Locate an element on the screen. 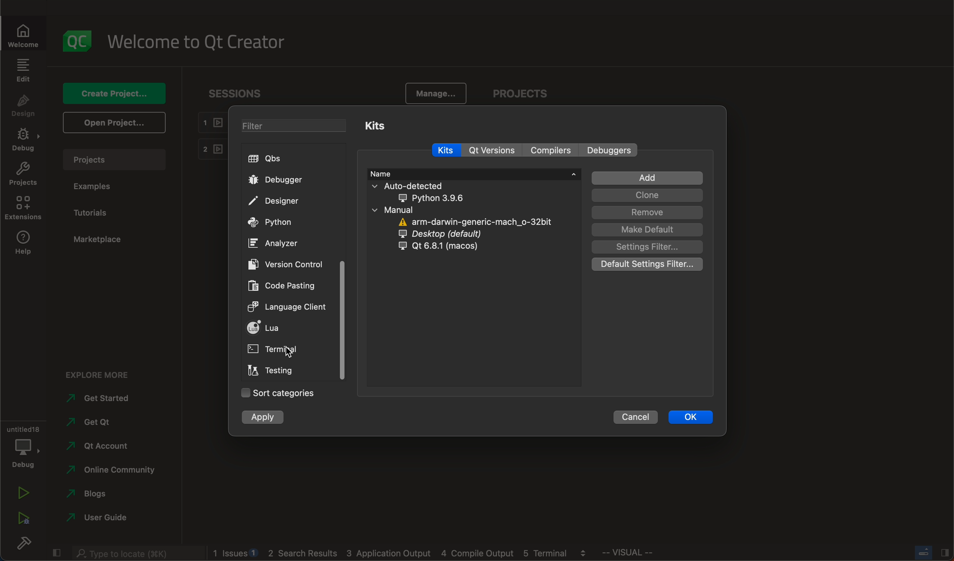 Image resolution: width=954 pixels, height=561 pixels. settings is located at coordinates (650, 246).